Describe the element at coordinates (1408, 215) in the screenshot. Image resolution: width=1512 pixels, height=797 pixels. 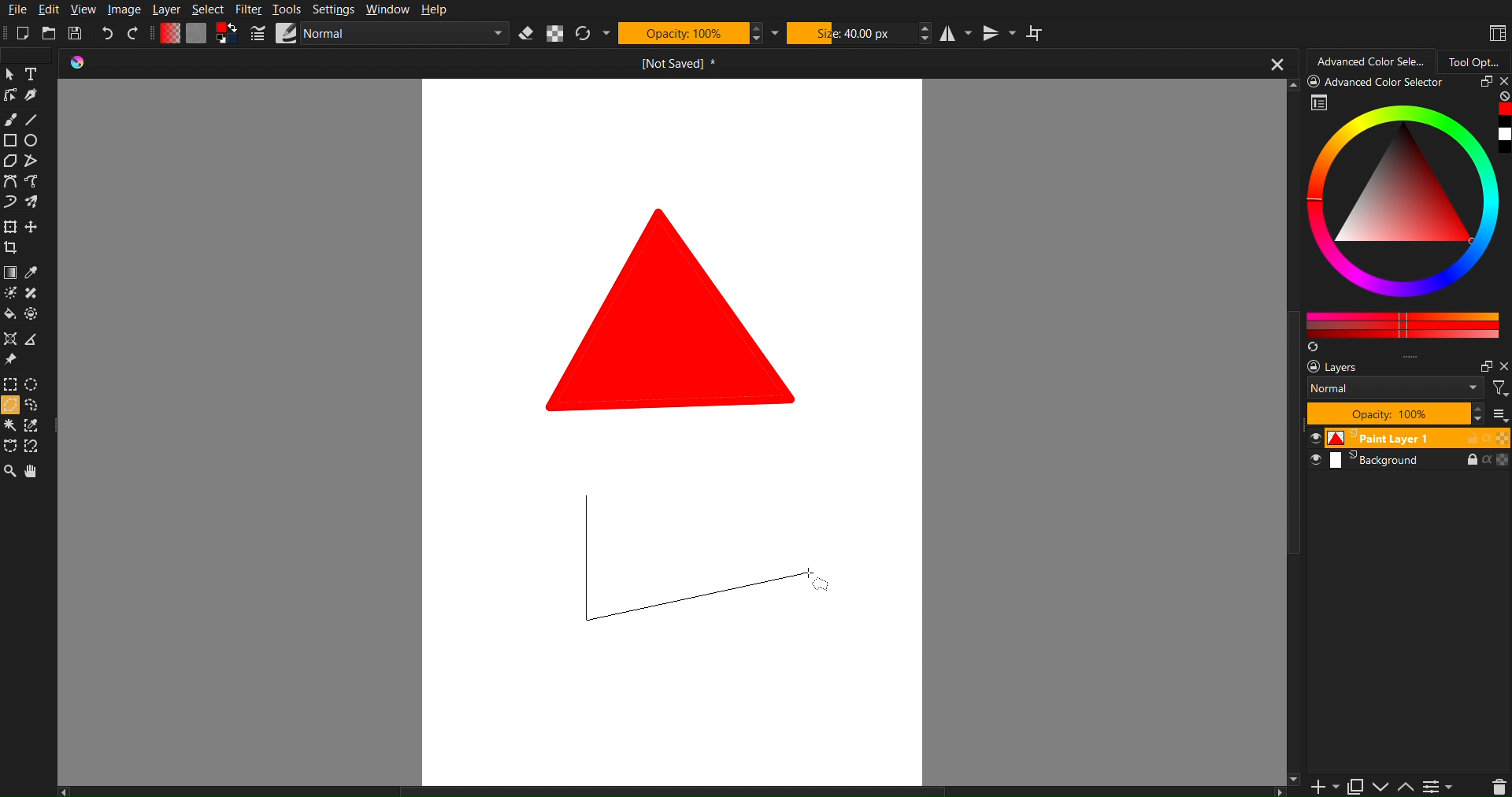
I see `Advanced Color Selector` at that location.